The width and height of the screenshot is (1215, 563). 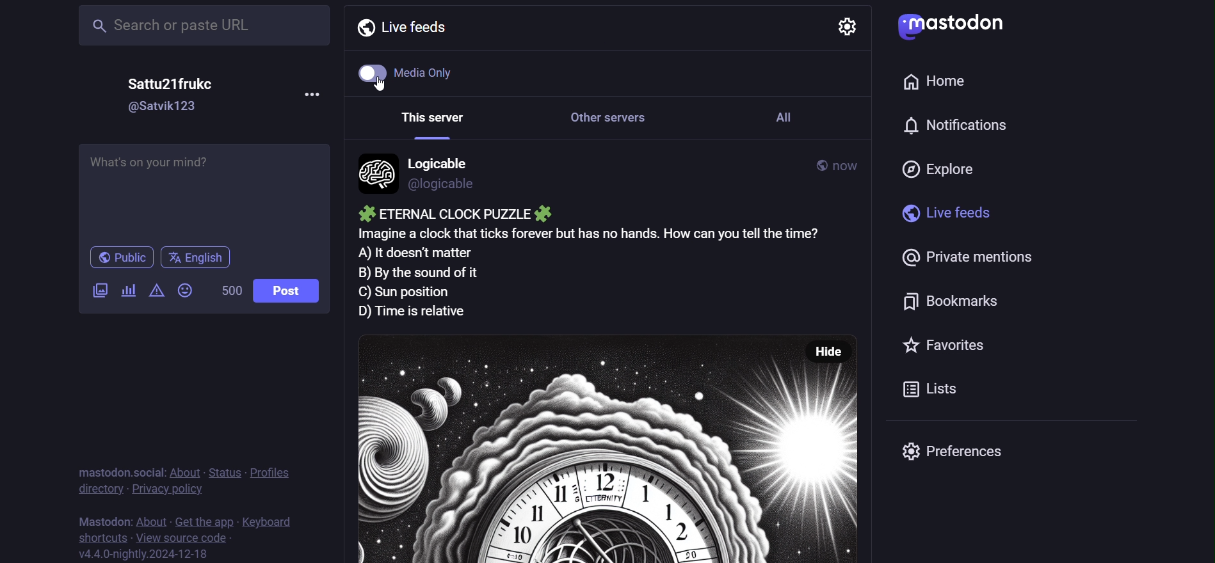 I want to click on notification, so click(x=952, y=127).